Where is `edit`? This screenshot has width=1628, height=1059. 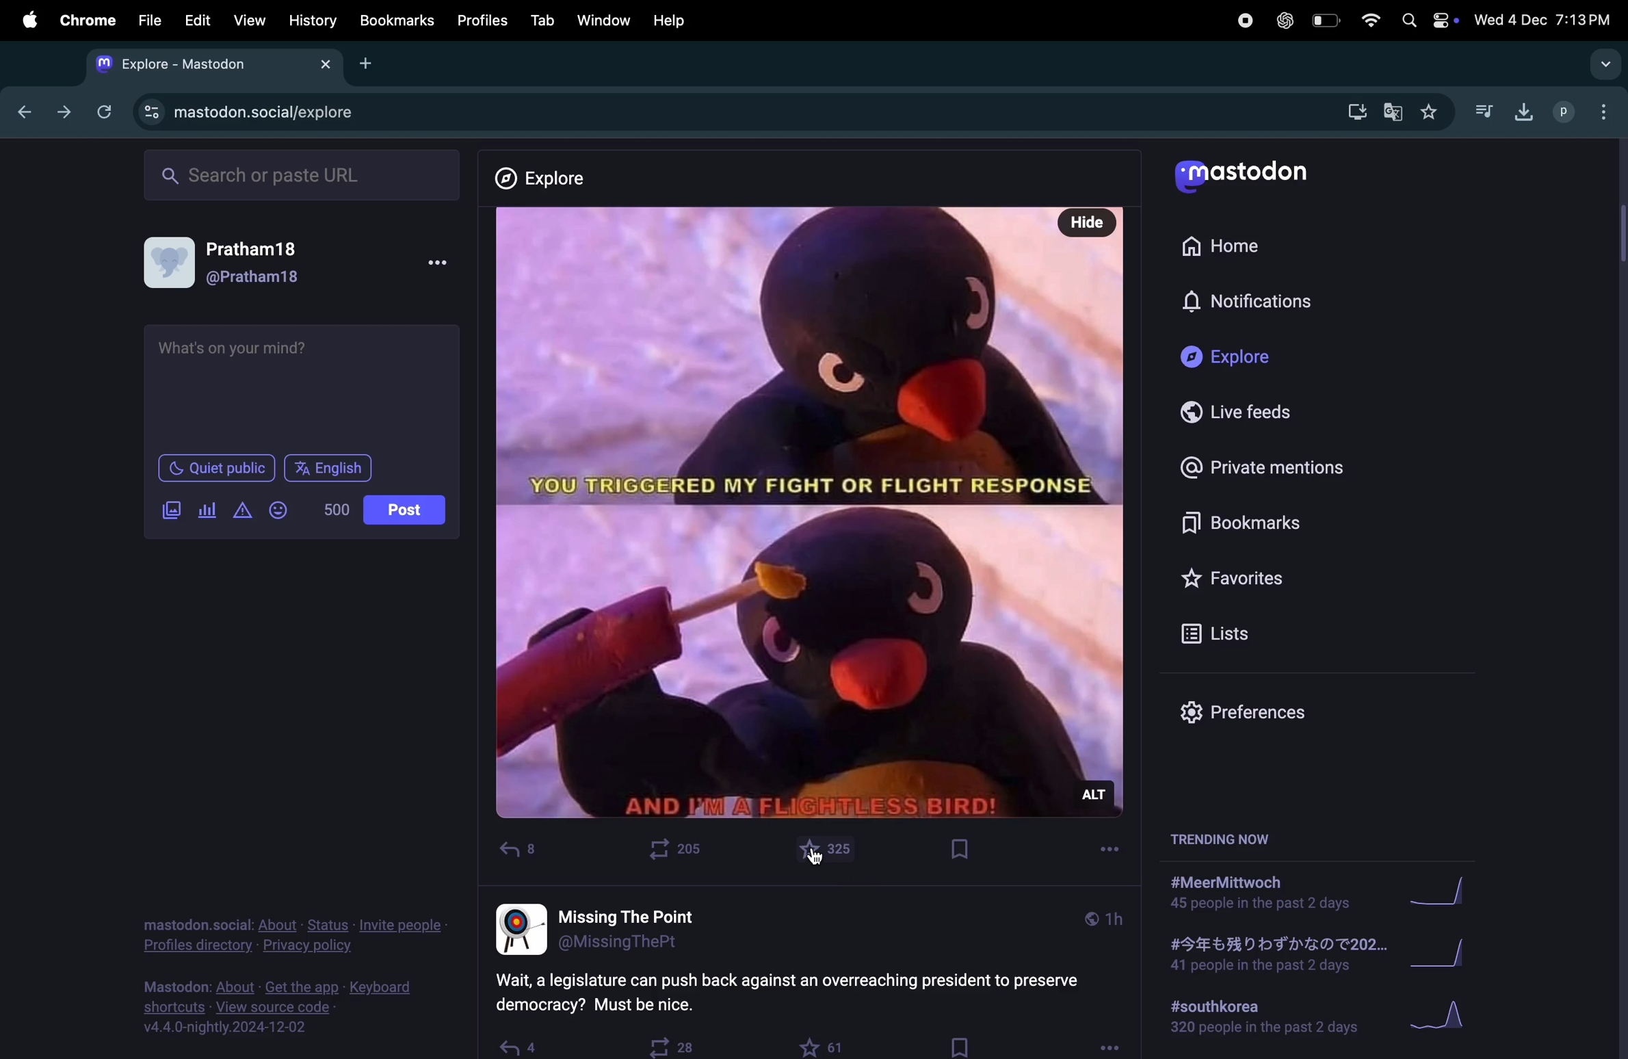
edit is located at coordinates (199, 20).